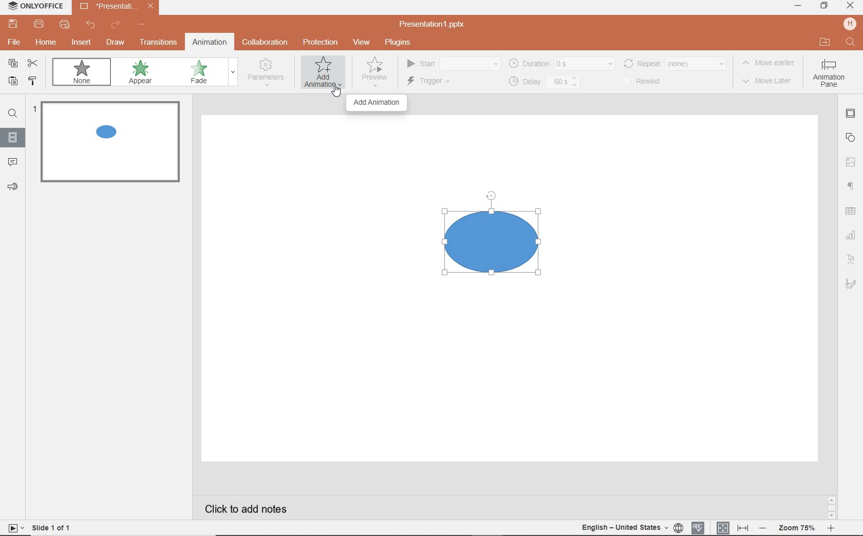 The height and width of the screenshot is (536, 863). Describe the element at coordinates (829, 74) in the screenshot. I see `Animation pane` at that location.